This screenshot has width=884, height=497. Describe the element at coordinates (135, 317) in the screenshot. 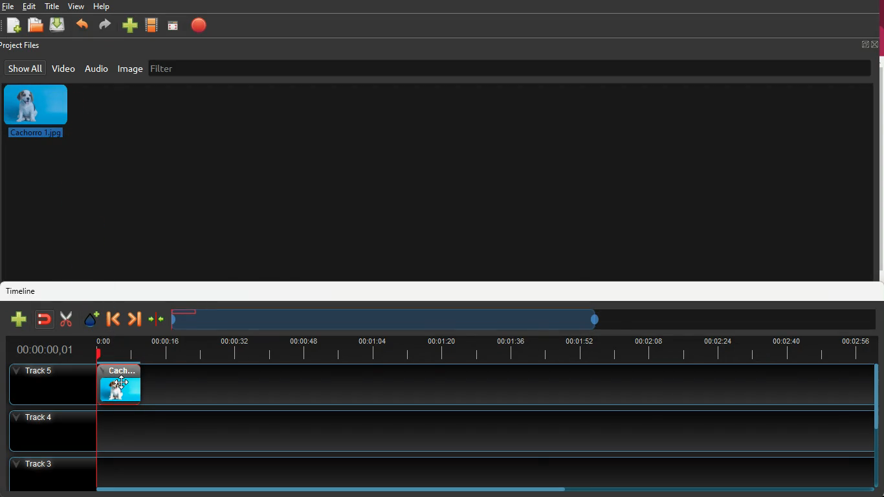

I see `forward` at that location.